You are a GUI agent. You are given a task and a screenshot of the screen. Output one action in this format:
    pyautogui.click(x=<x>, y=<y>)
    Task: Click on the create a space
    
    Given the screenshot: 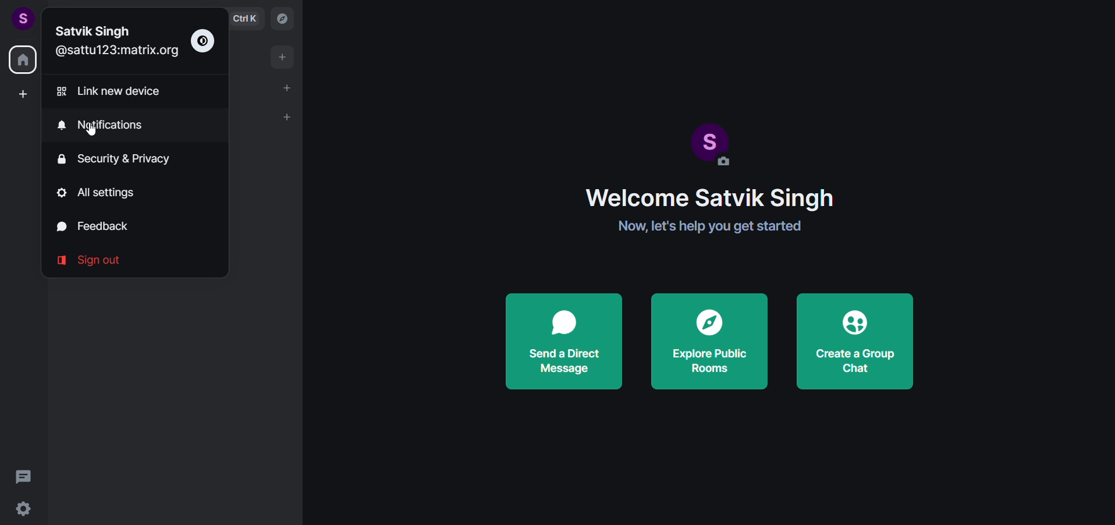 What is the action you would take?
    pyautogui.click(x=24, y=93)
    